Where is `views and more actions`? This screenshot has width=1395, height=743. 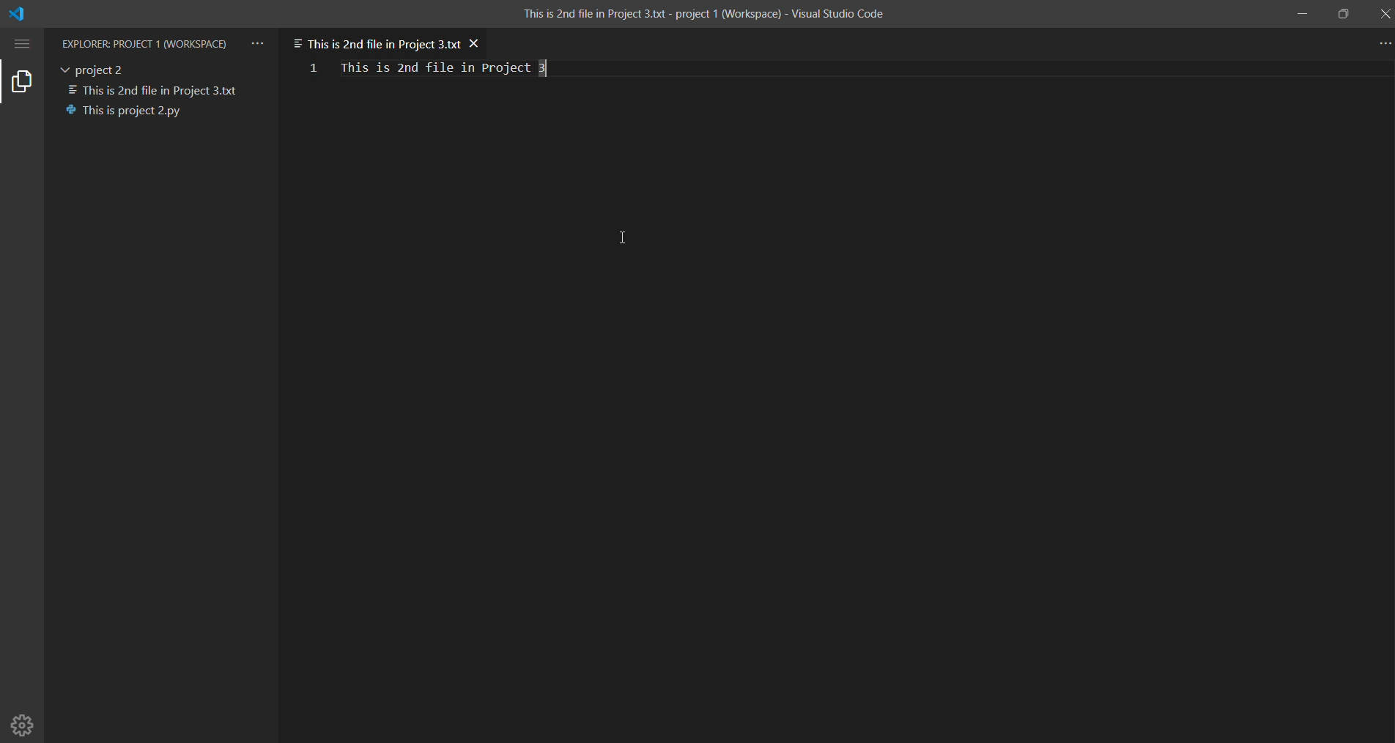
views and more actions is located at coordinates (259, 40).